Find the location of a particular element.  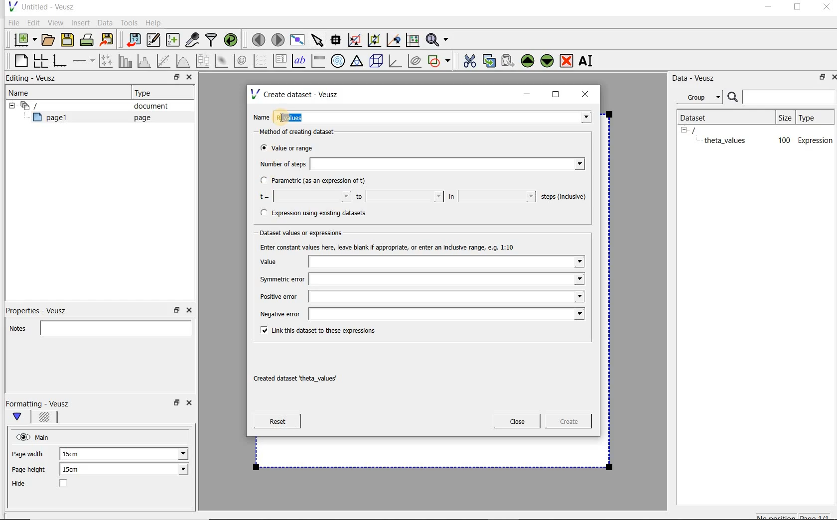

Insert is located at coordinates (82, 22).